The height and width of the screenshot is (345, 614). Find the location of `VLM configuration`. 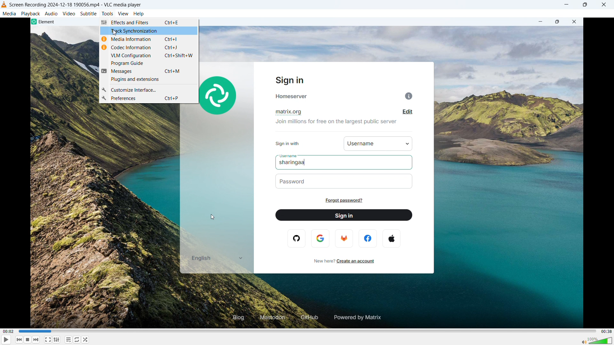

VLM configuration is located at coordinates (149, 56).